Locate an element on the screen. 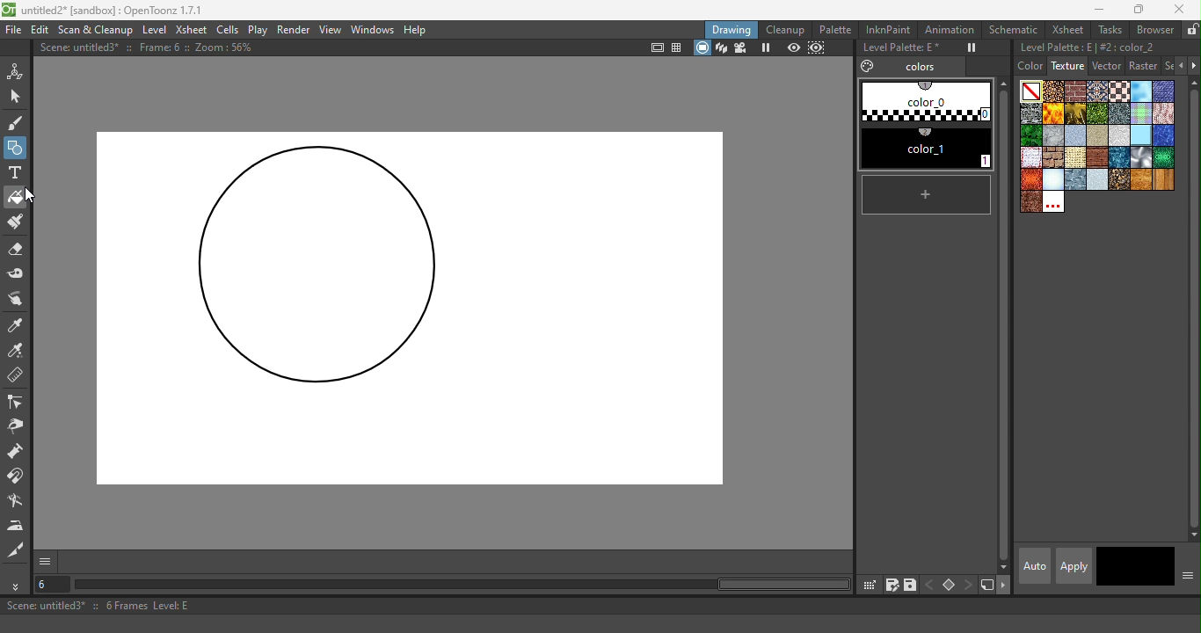 This screenshot has height=633, width=1201. Xsheet is located at coordinates (192, 30).